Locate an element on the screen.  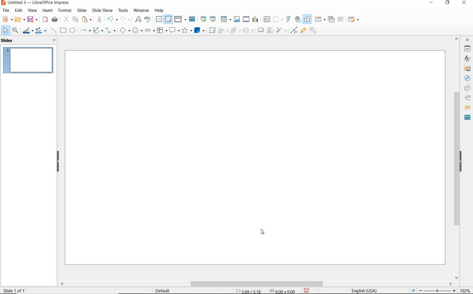
NAVIGATOR is located at coordinates (467, 79).